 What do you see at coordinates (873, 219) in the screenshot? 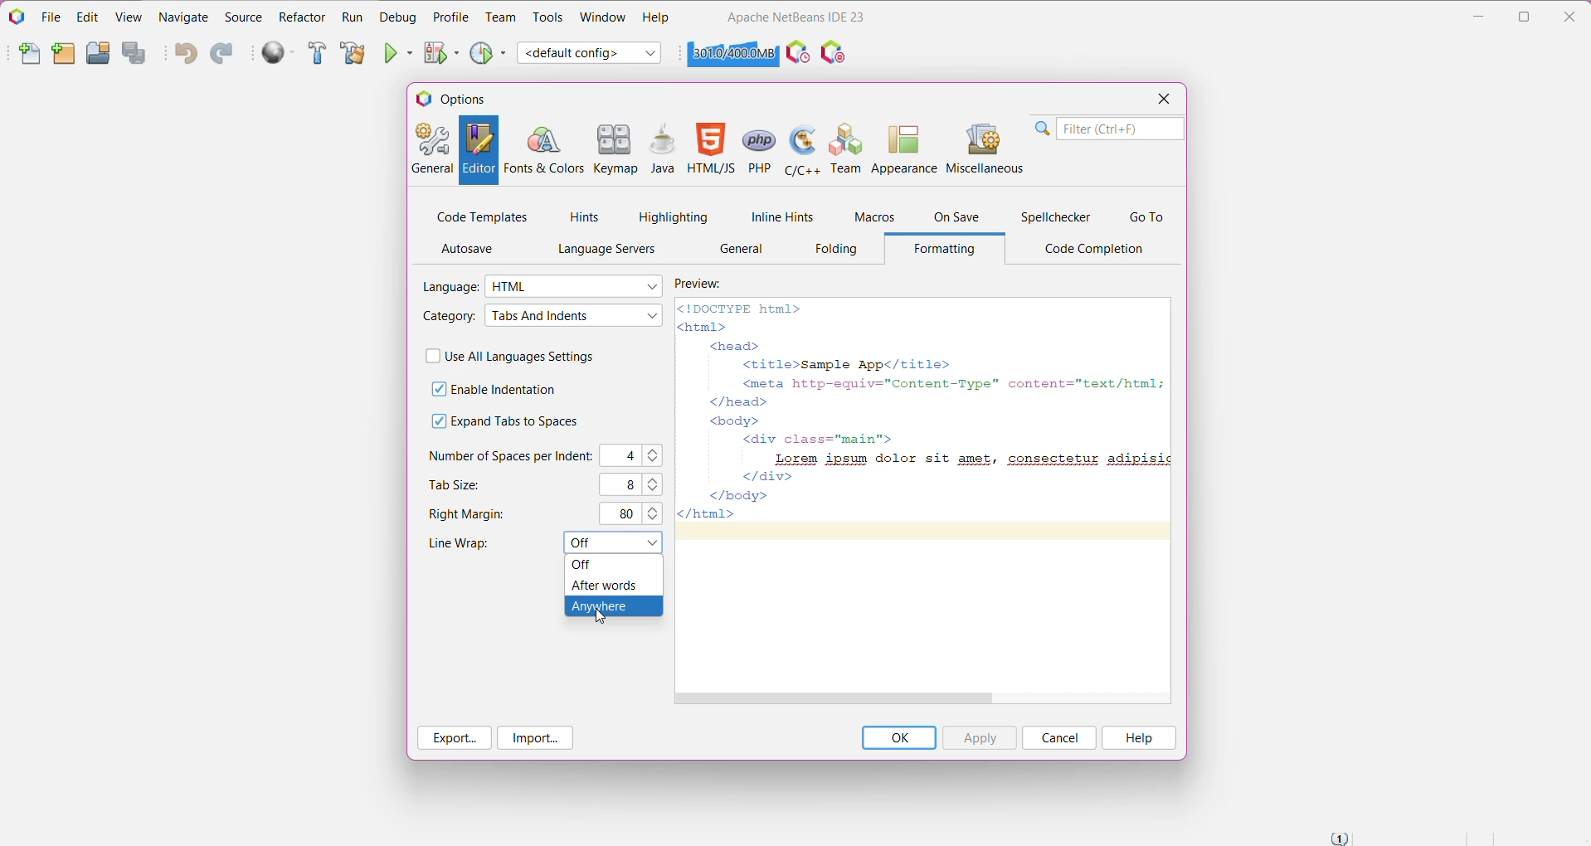
I see `Macros` at bounding box center [873, 219].